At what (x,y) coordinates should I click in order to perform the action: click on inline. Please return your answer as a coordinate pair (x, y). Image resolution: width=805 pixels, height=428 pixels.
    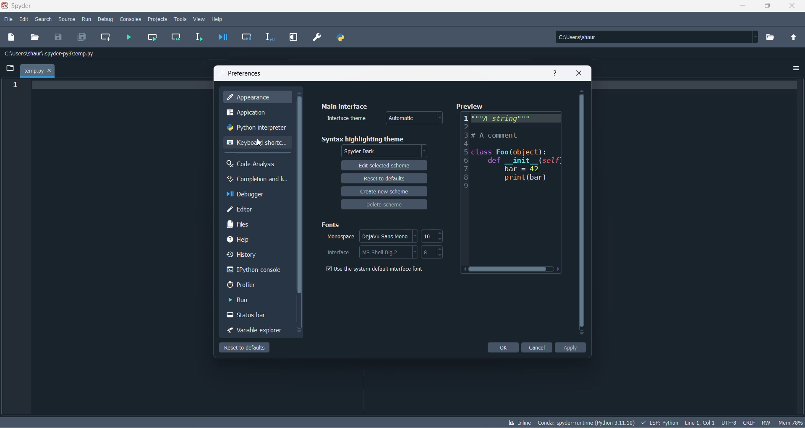
    Looking at the image, I should click on (519, 423).